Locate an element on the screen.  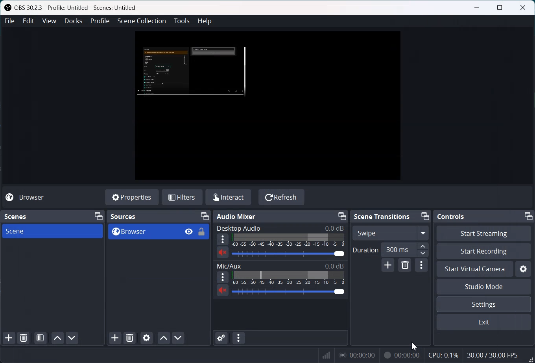
Duration is located at coordinates (365, 249).